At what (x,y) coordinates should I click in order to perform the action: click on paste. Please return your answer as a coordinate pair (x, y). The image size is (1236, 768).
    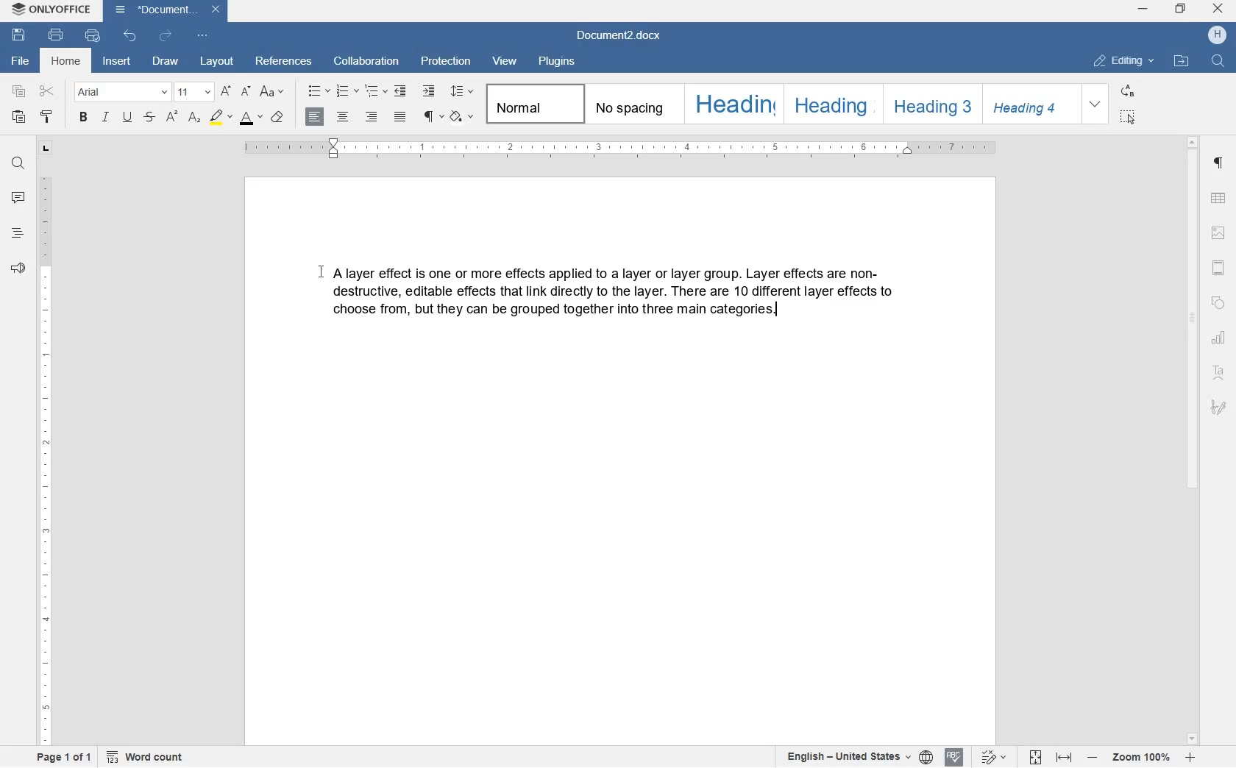
    Looking at the image, I should click on (21, 118).